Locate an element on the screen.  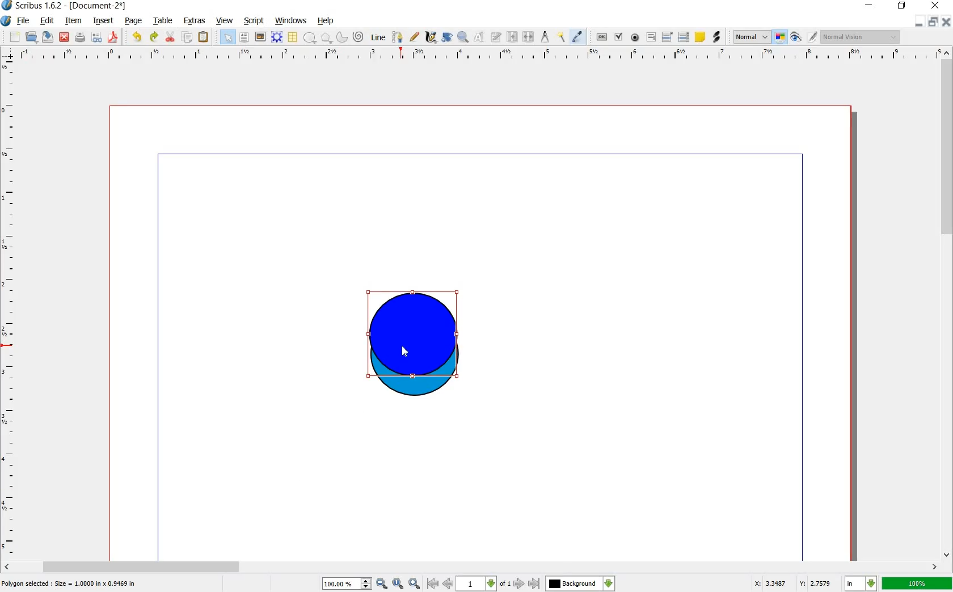
edit text with story editor is located at coordinates (496, 38).